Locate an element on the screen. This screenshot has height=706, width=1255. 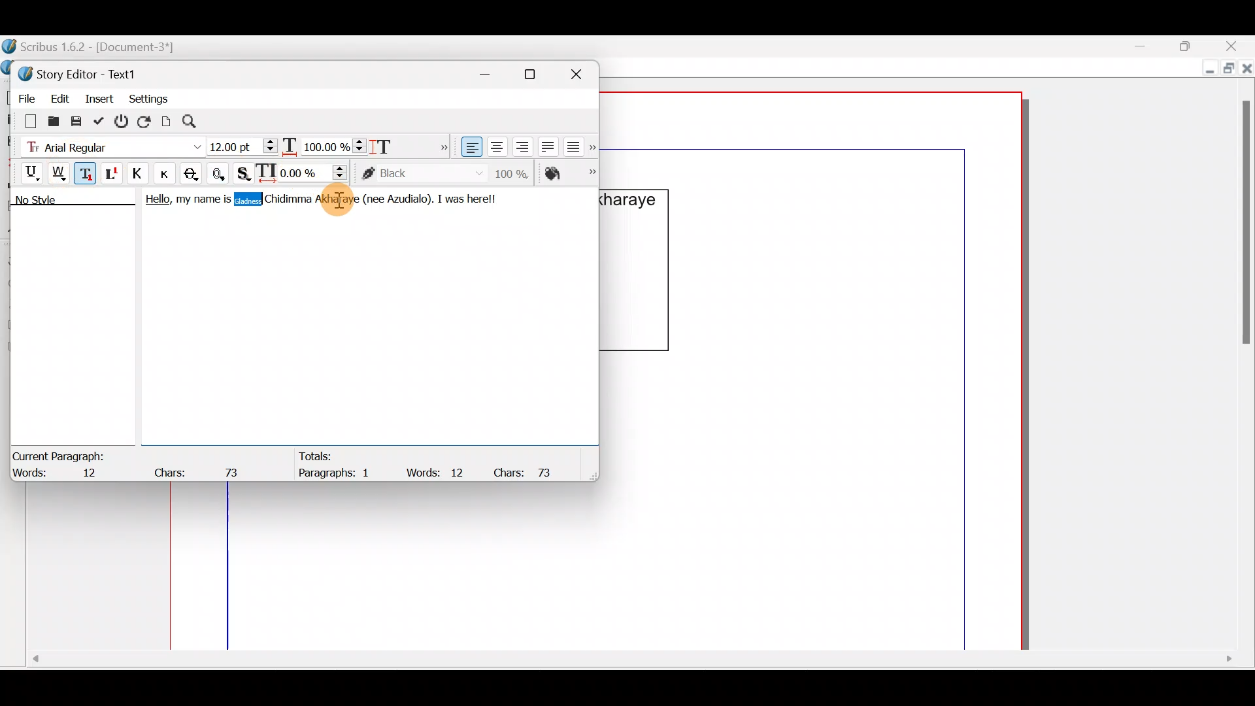
Save to file is located at coordinates (77, 120).